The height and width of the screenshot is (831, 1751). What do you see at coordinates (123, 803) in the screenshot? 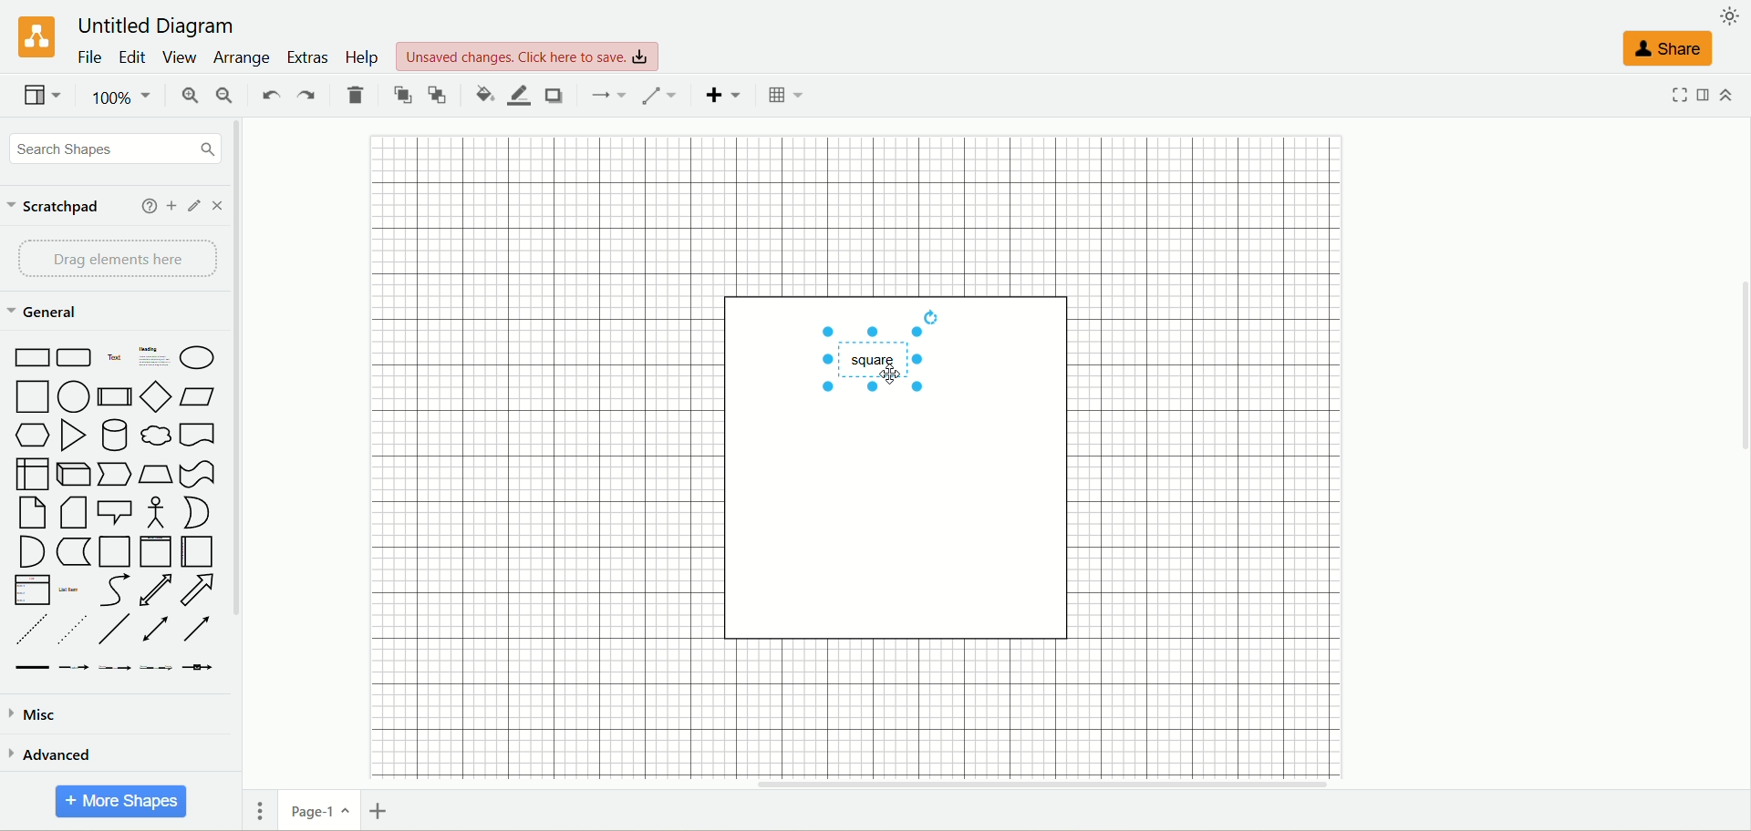
I see `more shapes` at bounding box center [123, 803].